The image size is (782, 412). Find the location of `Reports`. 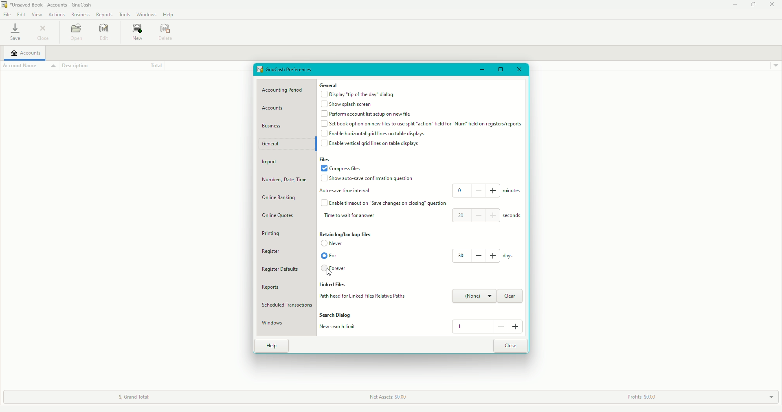

Reports is located at coordinates (105, 14).